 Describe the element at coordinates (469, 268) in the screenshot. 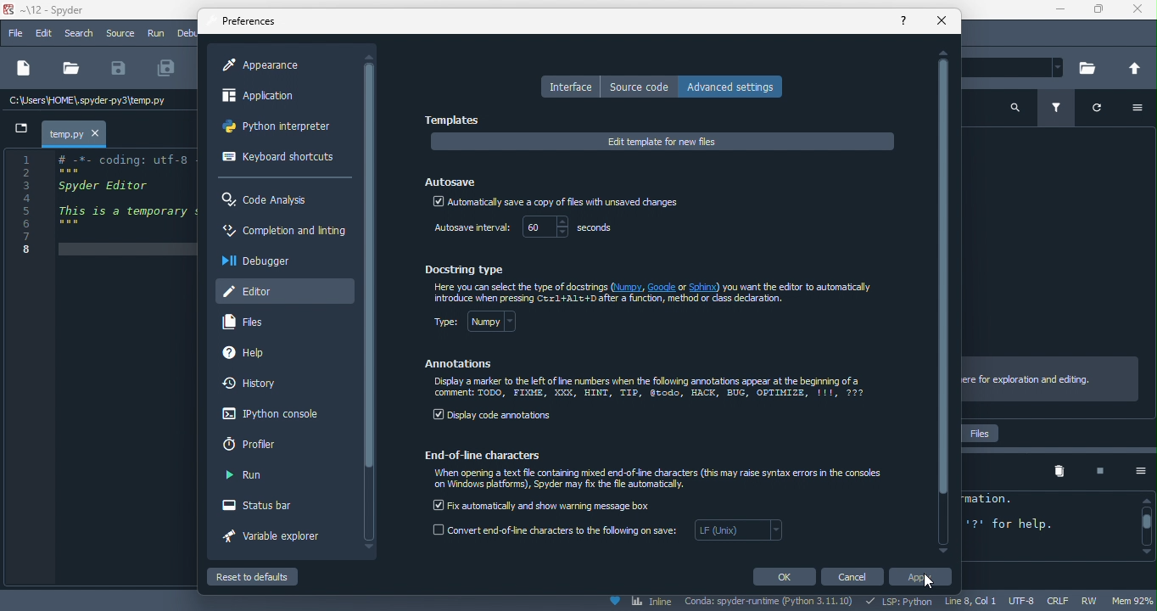

I see `docstring` at that location.